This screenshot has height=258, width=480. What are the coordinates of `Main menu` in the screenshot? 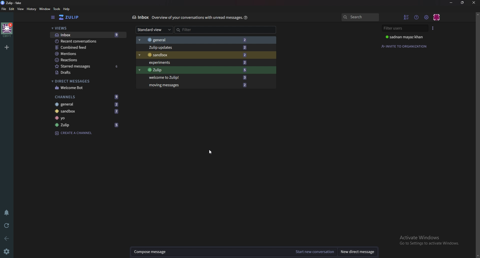 It's located at (426, 17).